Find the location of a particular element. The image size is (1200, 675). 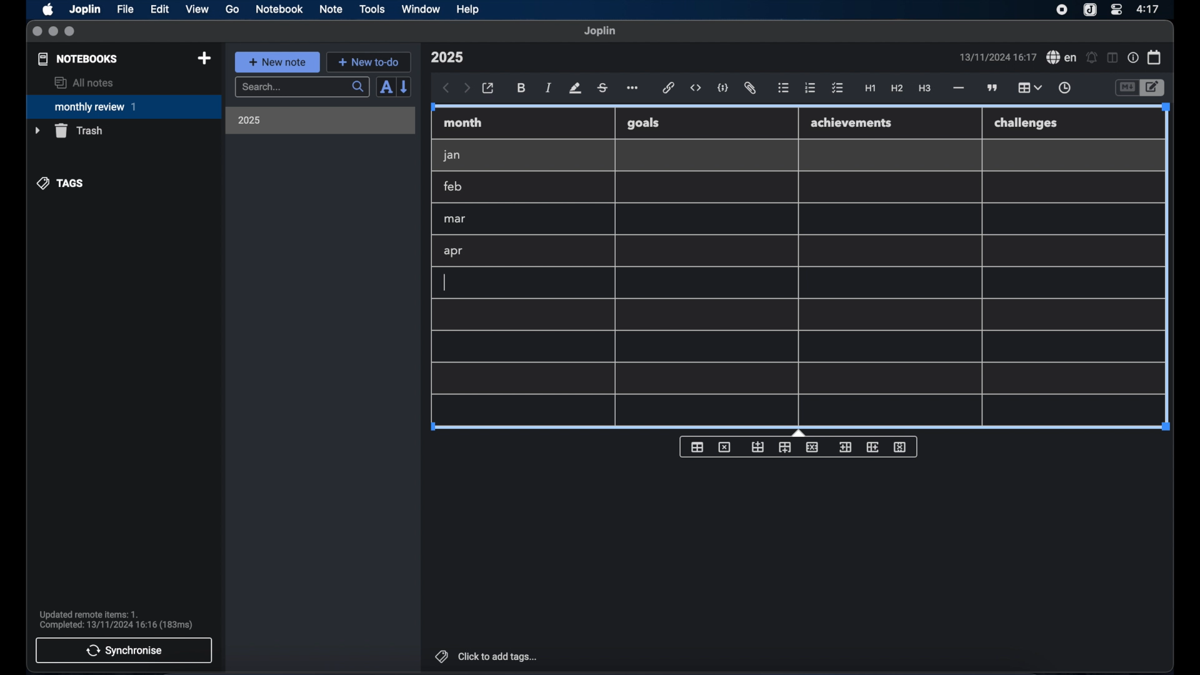

set alarm is located at coordinates (1092, 58).